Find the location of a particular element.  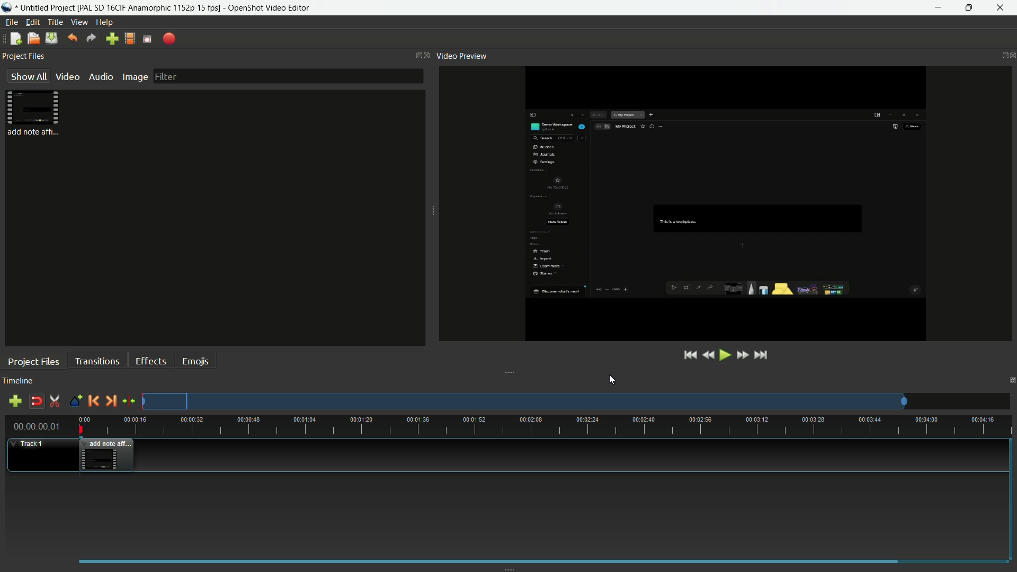

import files is located at coordinates (112, 39).